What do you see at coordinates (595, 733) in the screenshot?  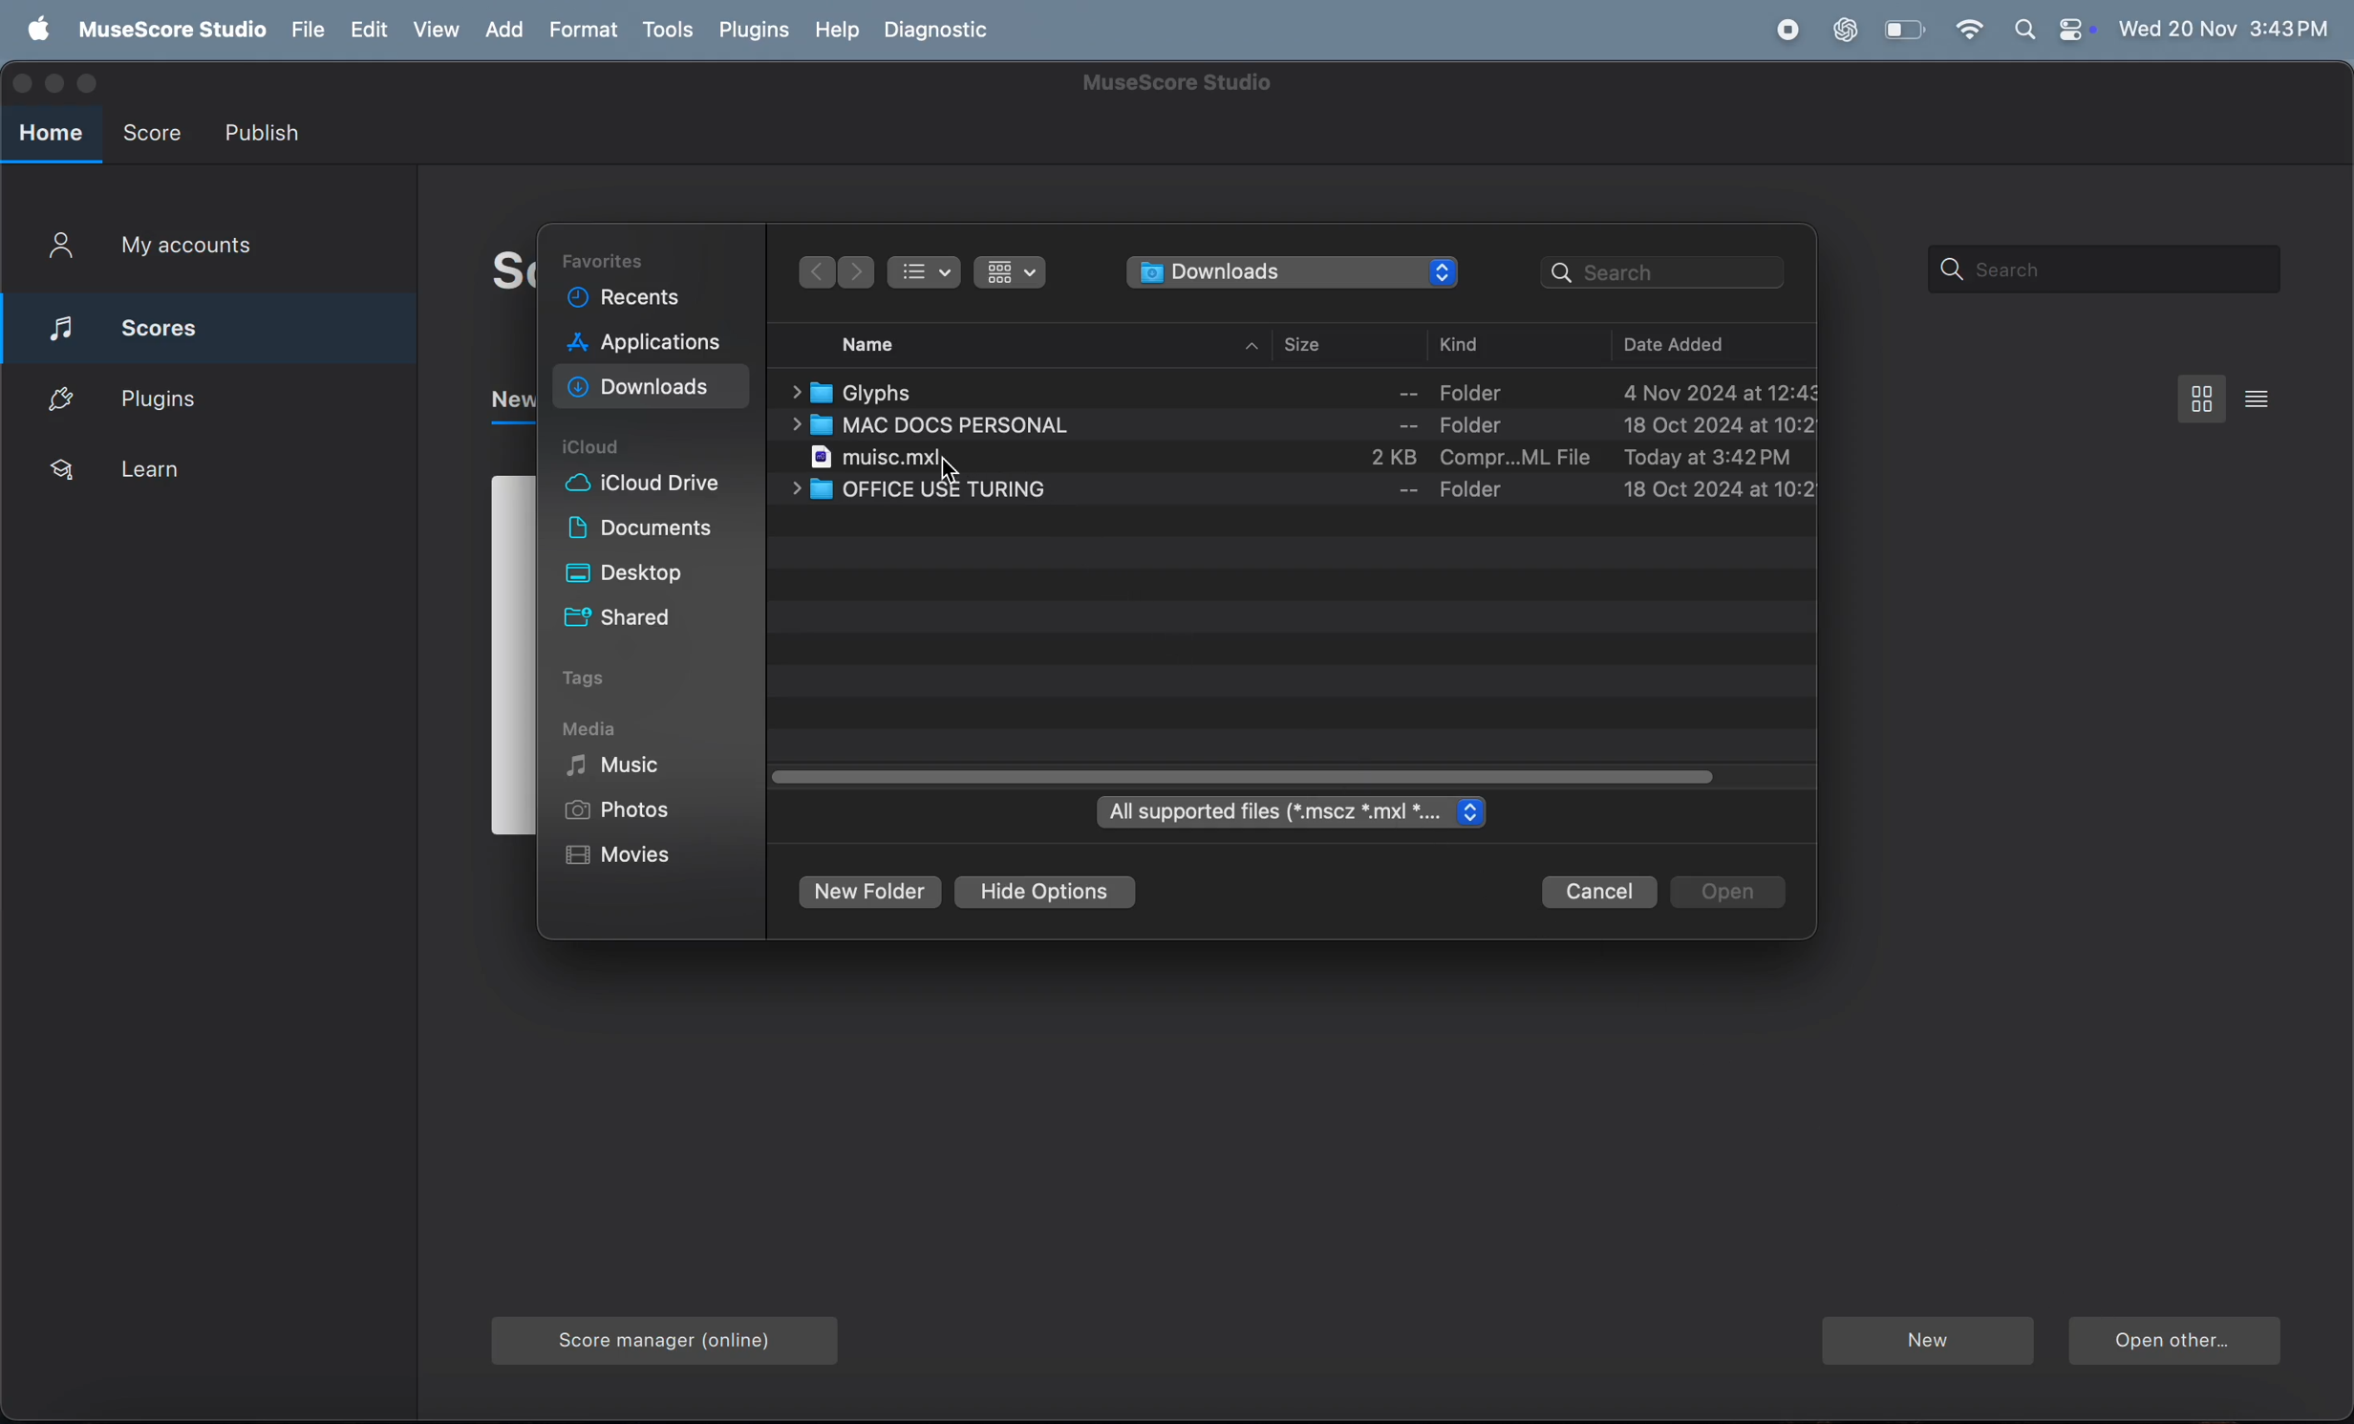 I see `media` at bounding box center [595, 733].